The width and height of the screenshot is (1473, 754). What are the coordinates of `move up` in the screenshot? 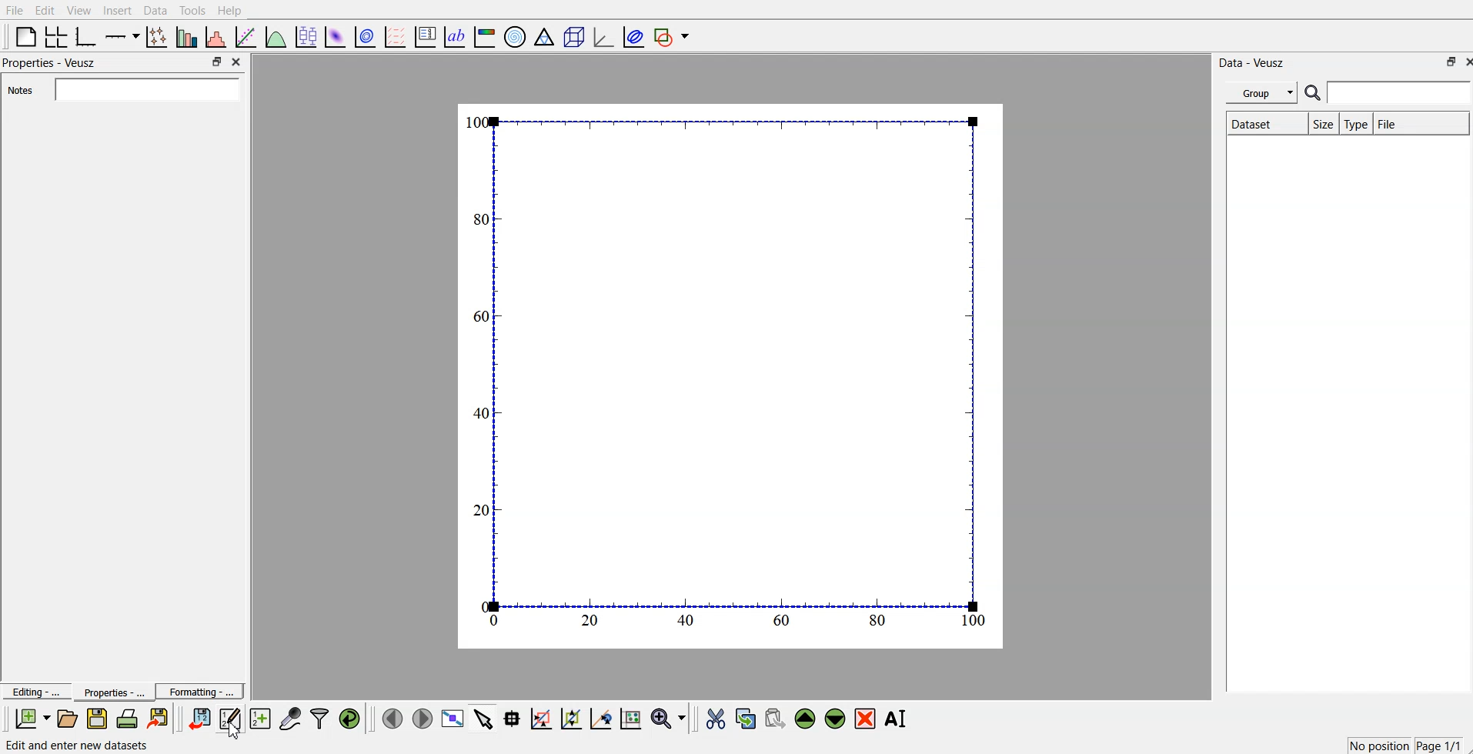 It's located at (807, 717).